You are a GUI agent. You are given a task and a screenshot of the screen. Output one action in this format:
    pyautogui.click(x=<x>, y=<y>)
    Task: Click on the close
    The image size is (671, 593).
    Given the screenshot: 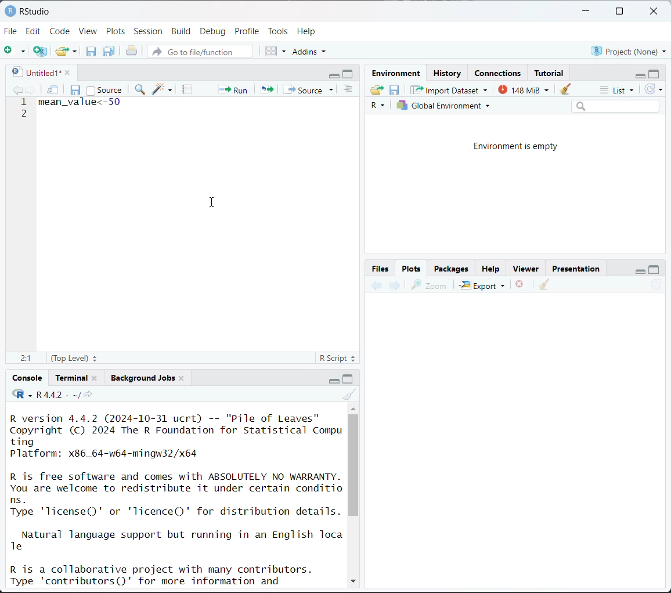 What is the action you would take?
    pyautogui.click(x=656, y=12)
    